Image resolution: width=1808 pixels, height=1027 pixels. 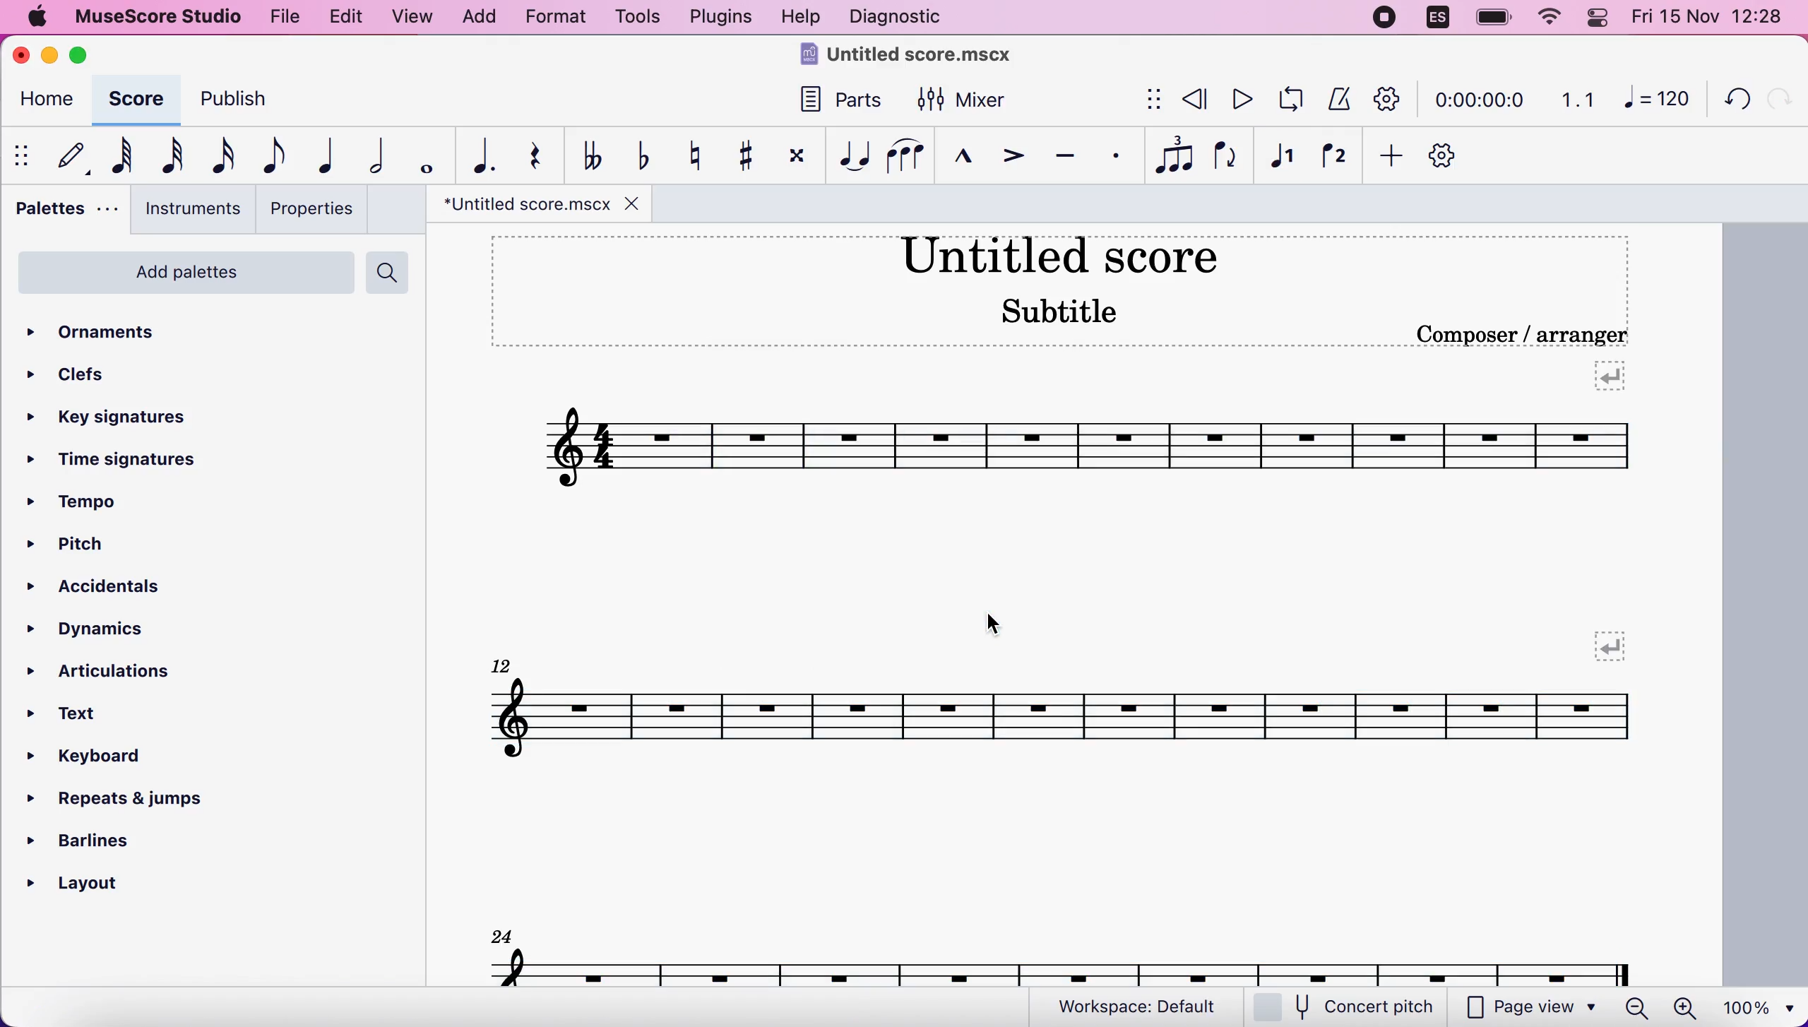 What do you see at coordinates (220, 157) in the screenshot?
I see `16th note` at bounding box center [220, 157].